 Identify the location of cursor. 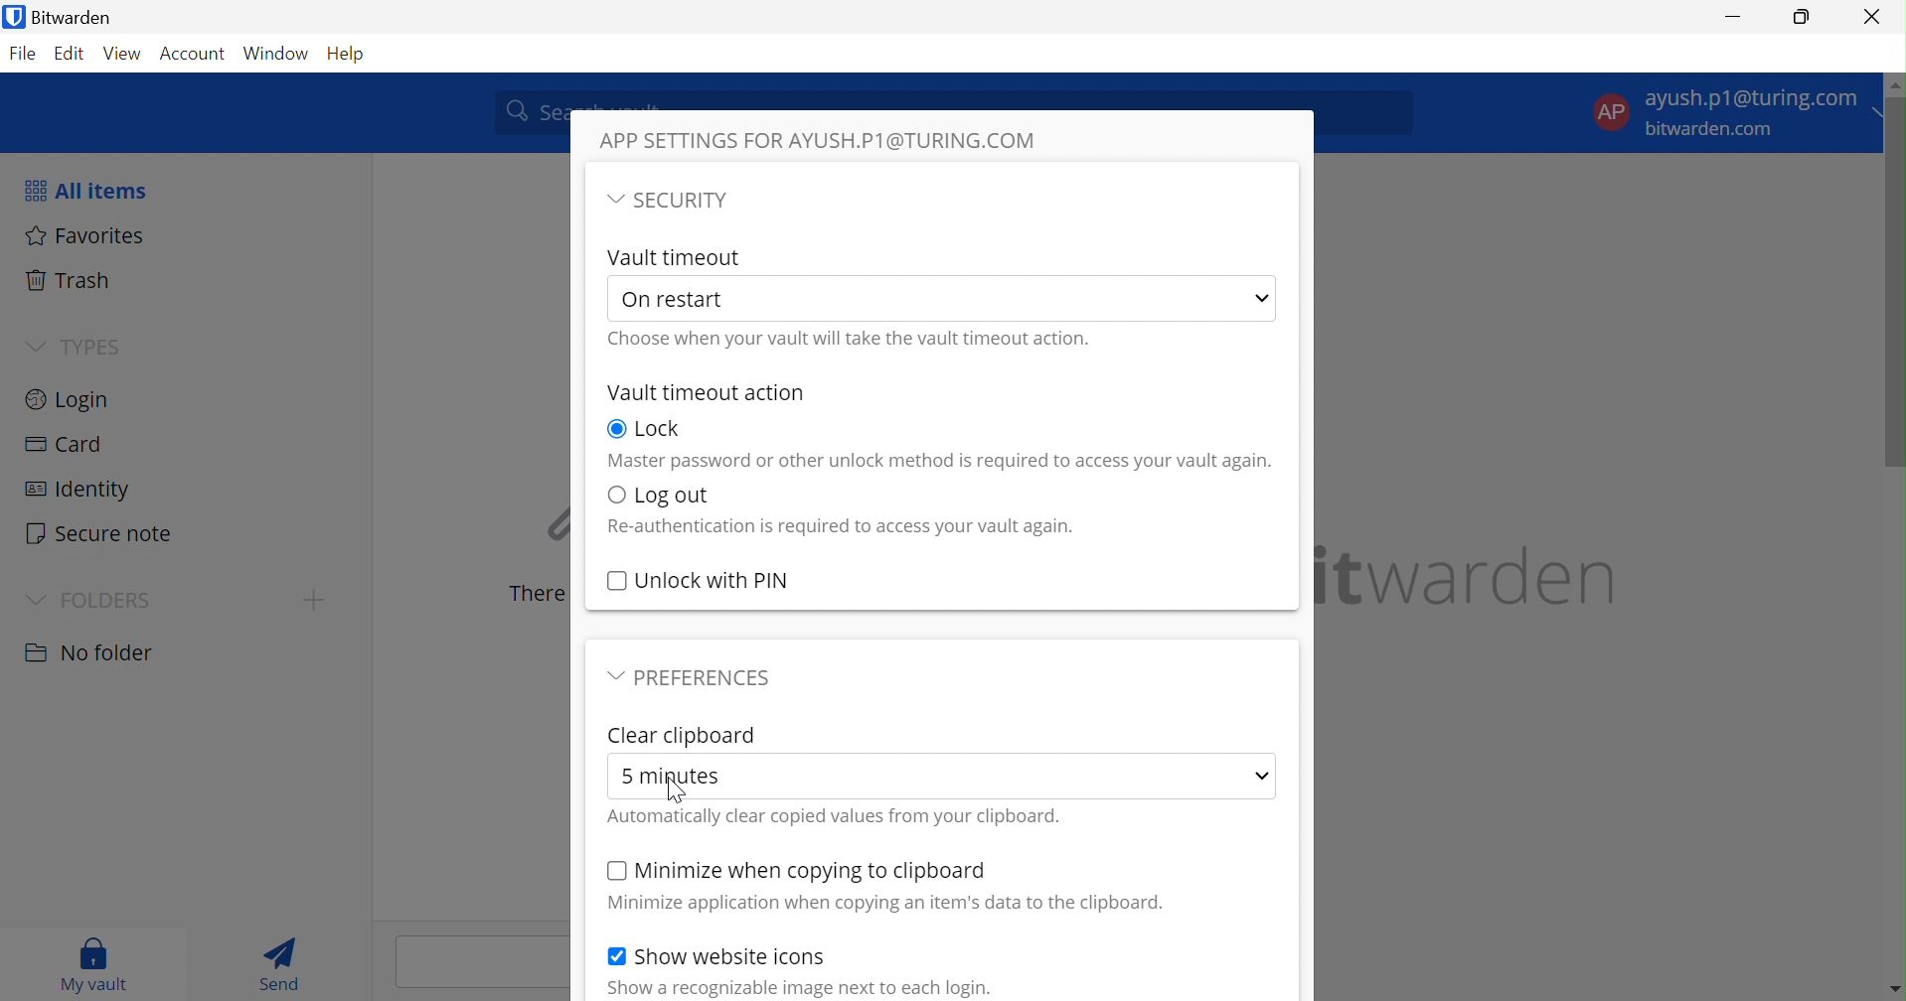
(678, 788).